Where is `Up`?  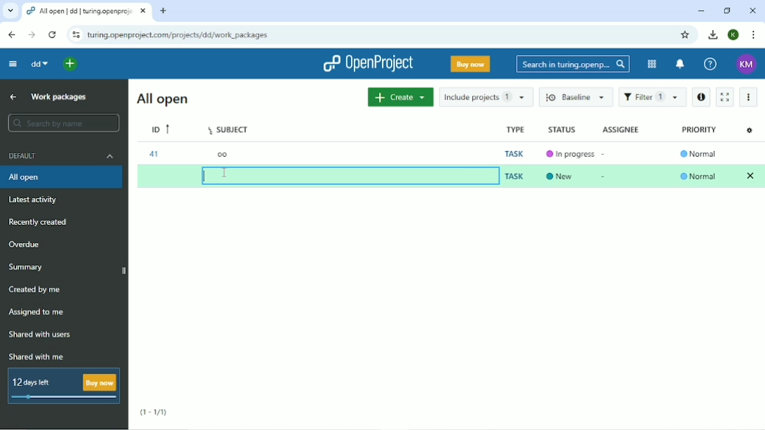 Up is located at coordinates (11, 97).